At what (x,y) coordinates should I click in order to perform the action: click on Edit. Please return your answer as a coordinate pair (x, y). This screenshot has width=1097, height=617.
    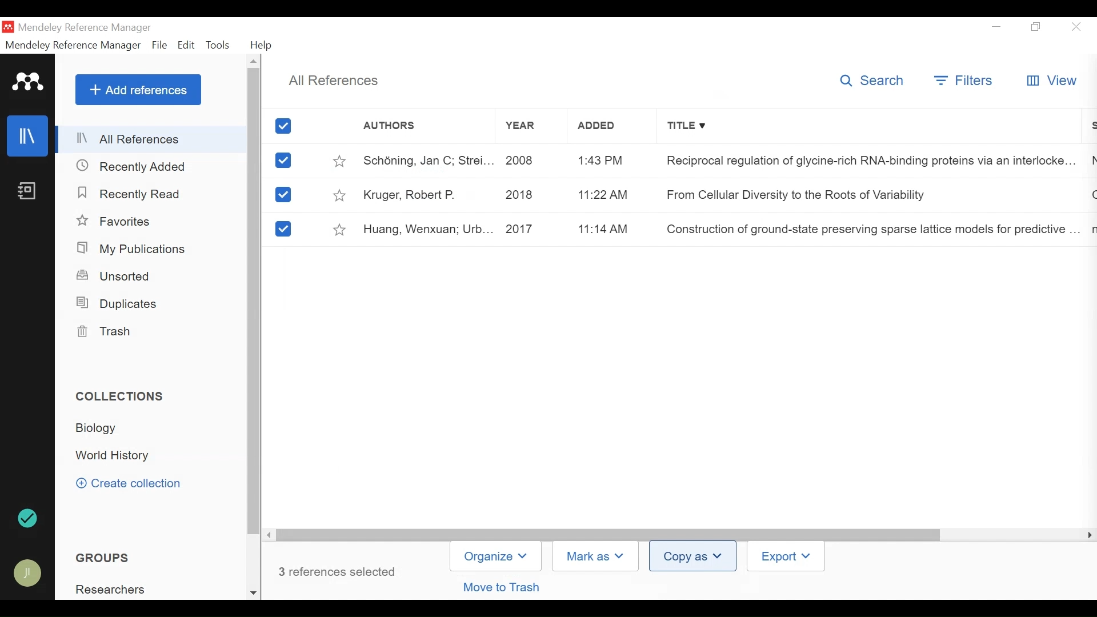
    Looking at the image, I should click on (186, 45).